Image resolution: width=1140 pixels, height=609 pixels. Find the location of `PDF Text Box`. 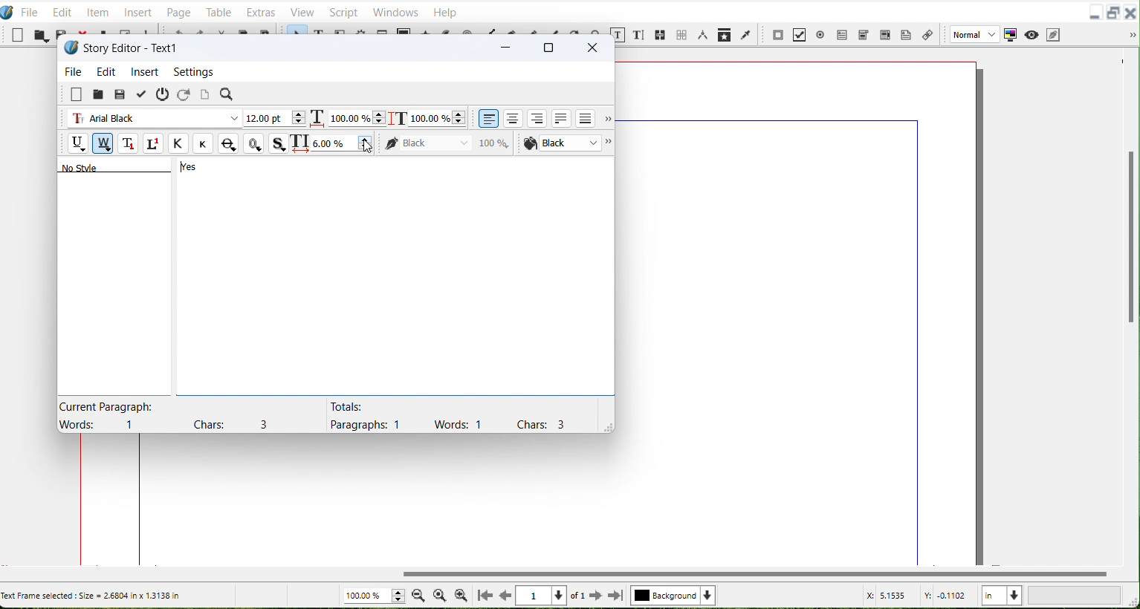

PDF Text Box is located at coordinates (885, 33).